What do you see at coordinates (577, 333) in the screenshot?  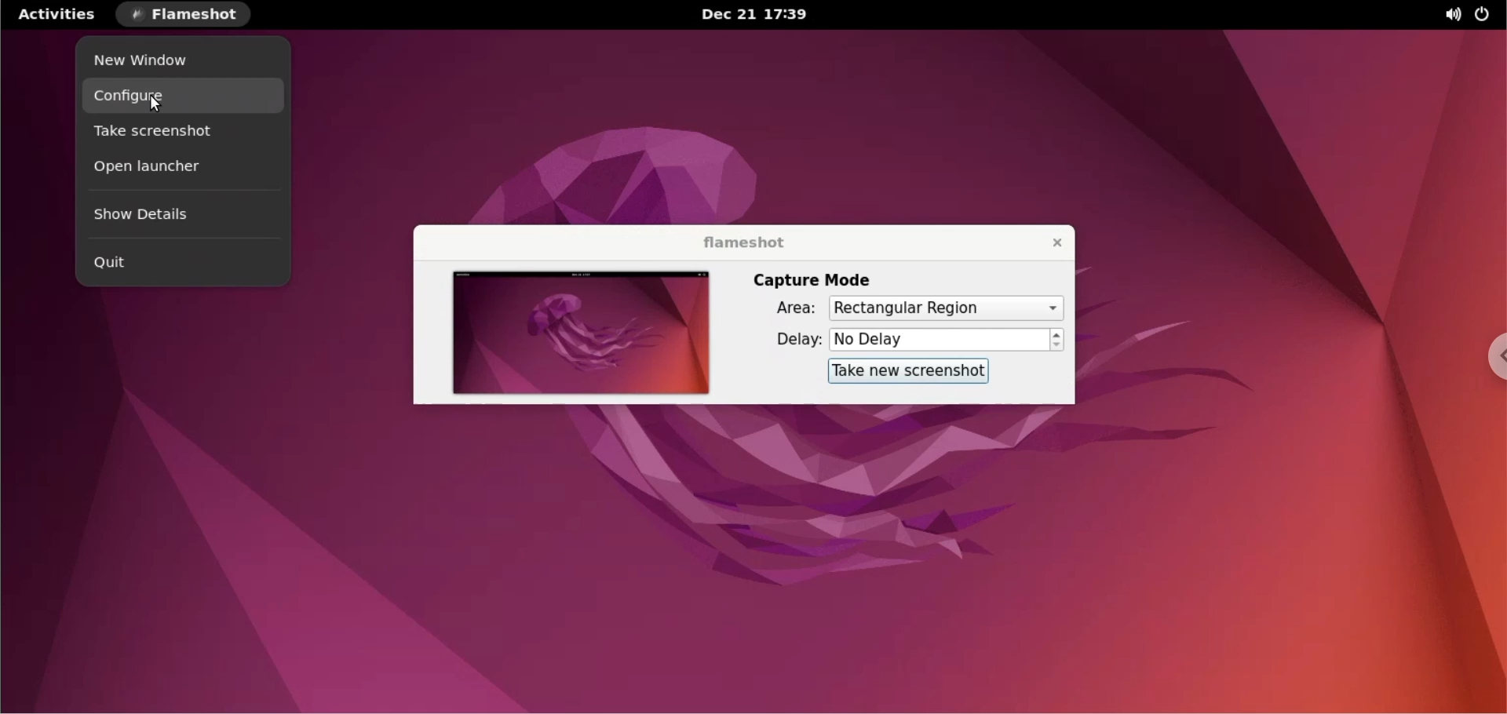 I see `screenshot preview` at bounding box center [577, 333].